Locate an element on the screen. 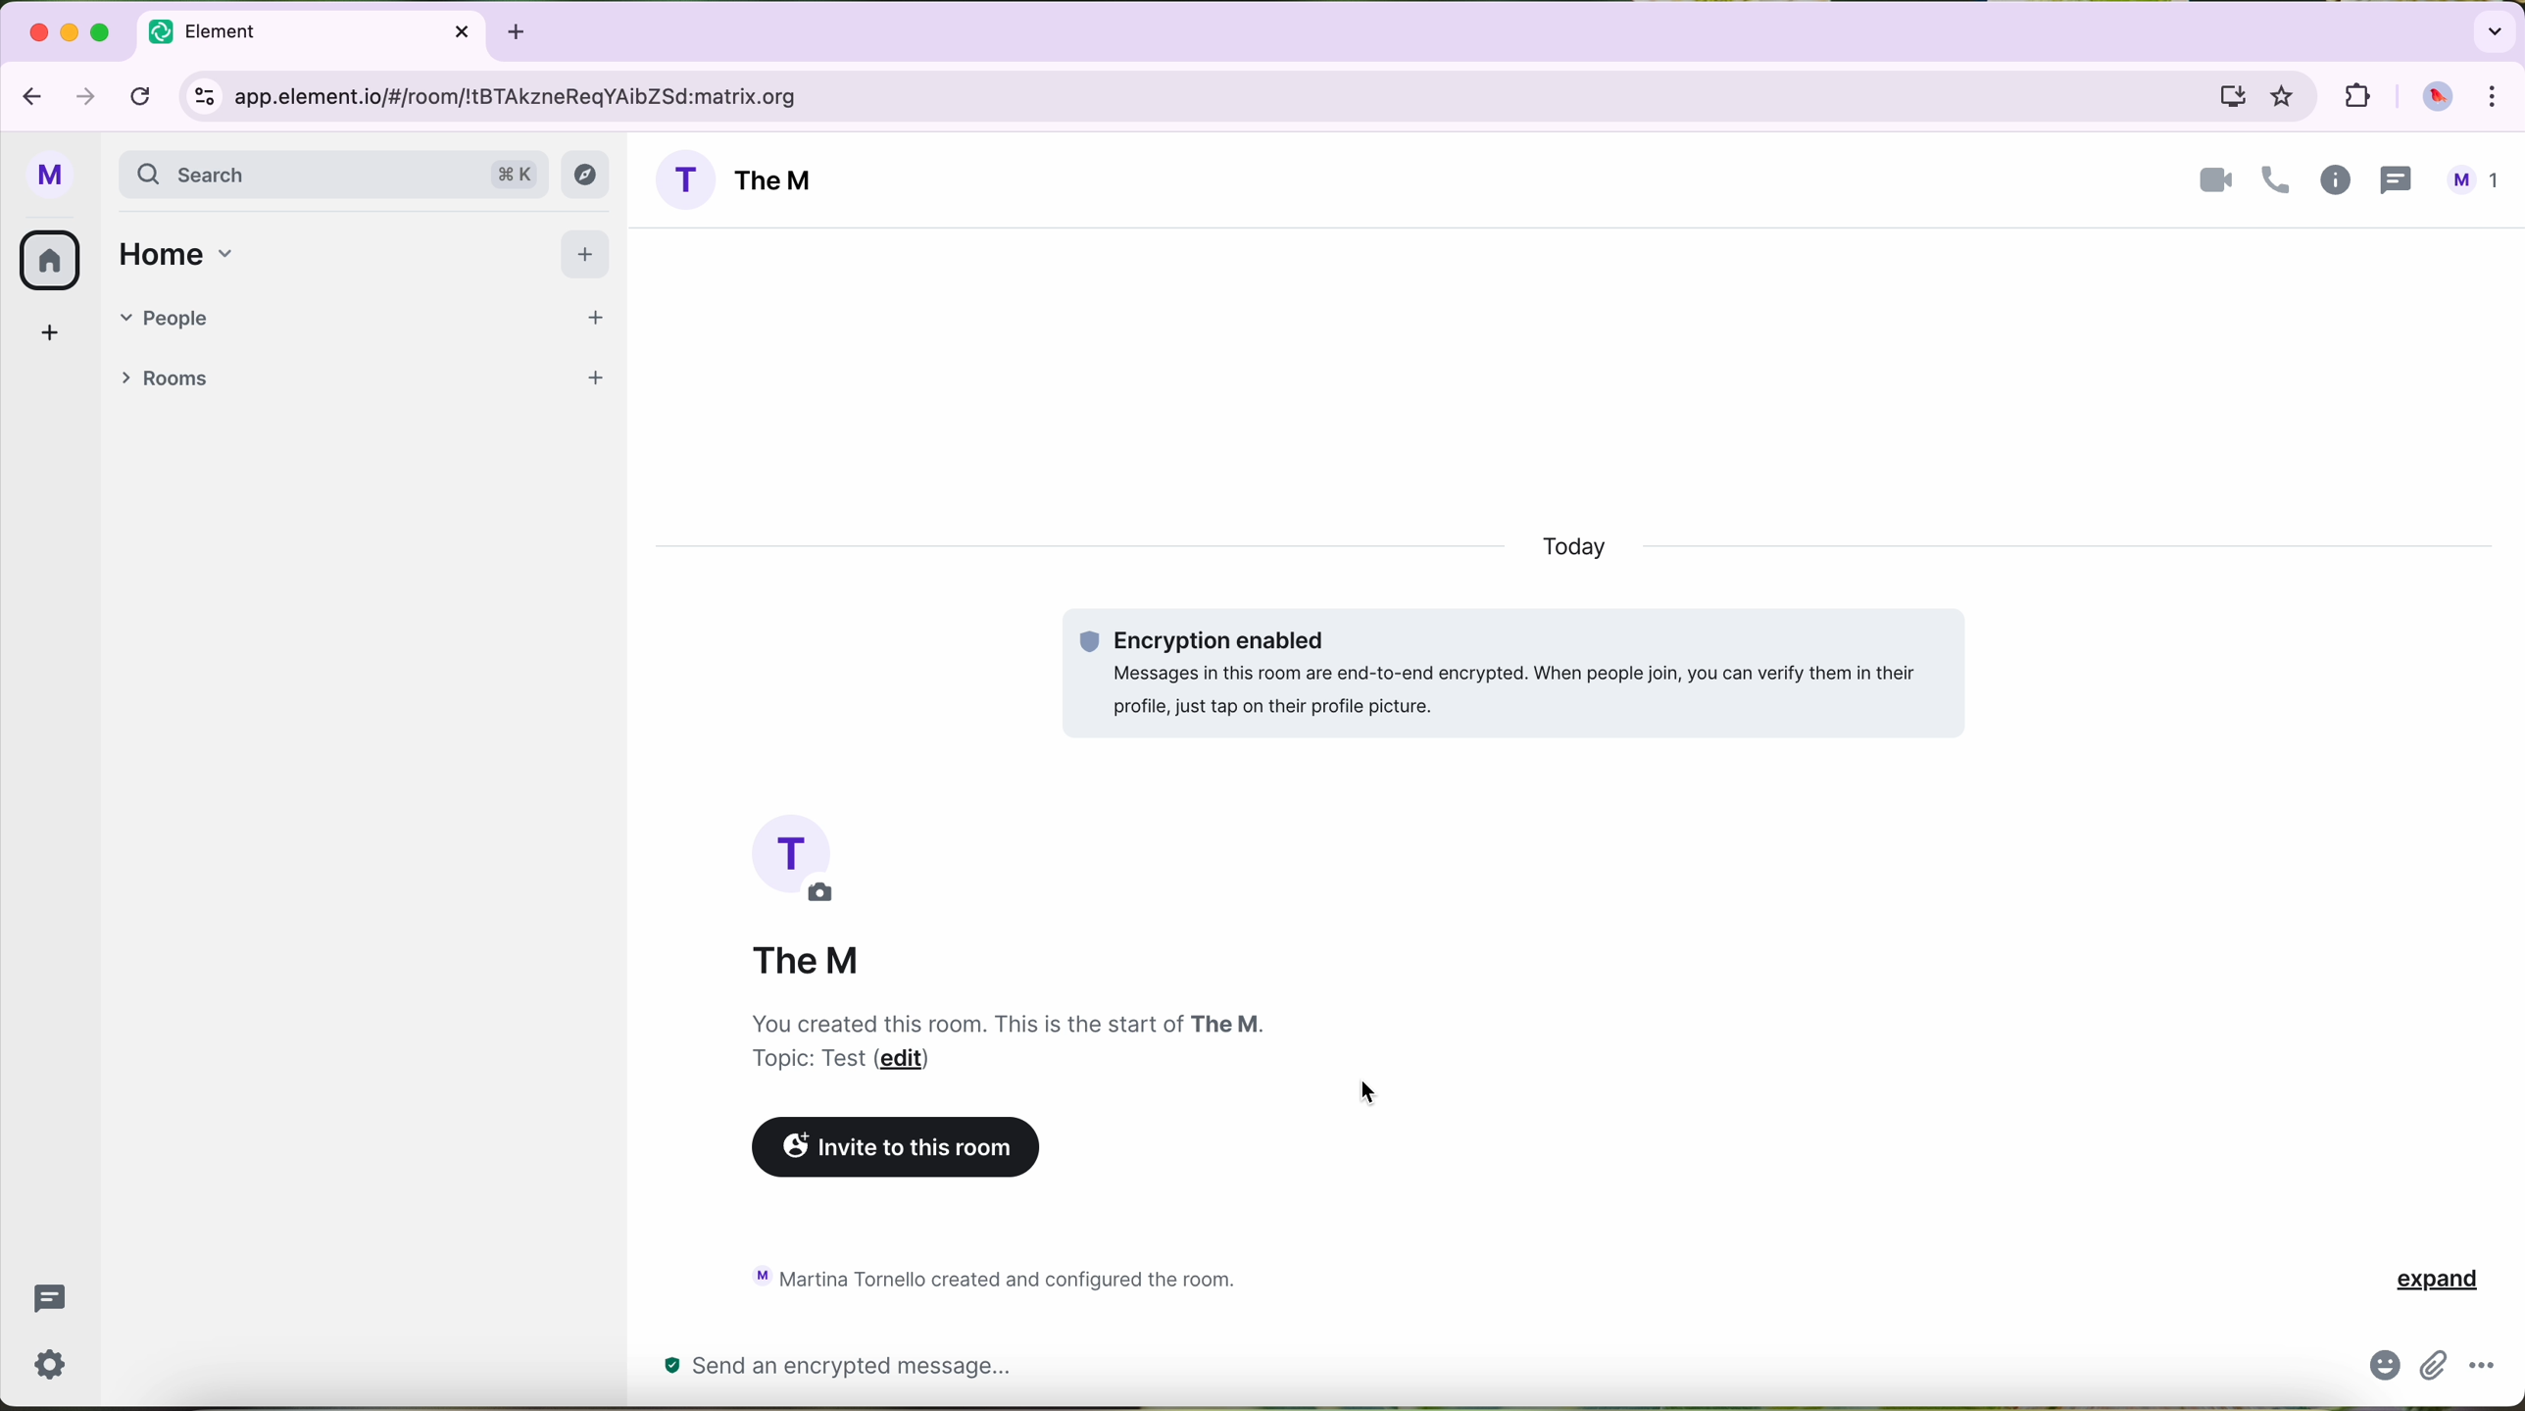  profile is located at coordinates (50, 178).